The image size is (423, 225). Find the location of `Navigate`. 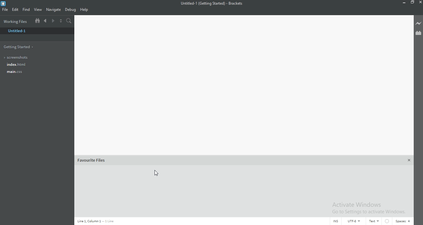

Navigate is located at coordinates (54, 9).